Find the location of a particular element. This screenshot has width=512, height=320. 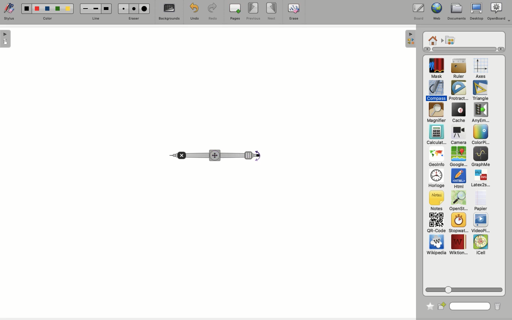

Calculator is located at coordinates (436, 135).